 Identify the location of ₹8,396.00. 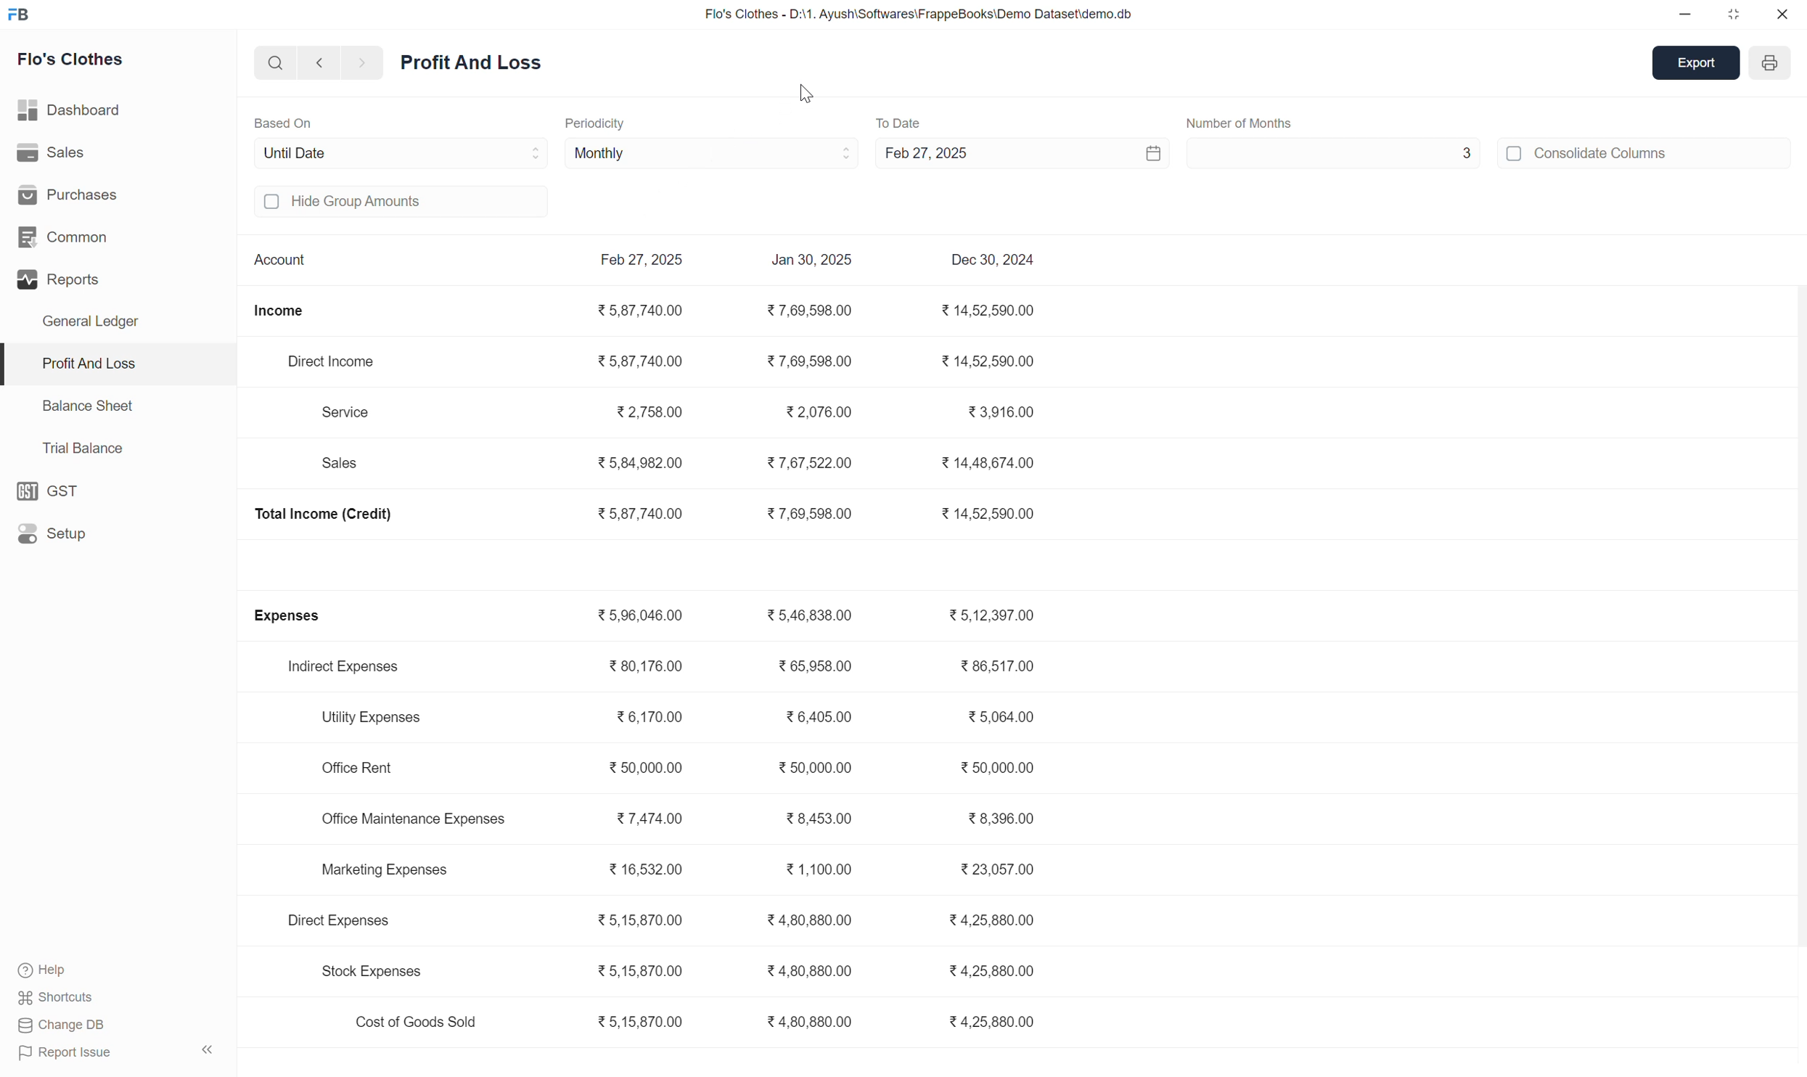
(1001, 819).